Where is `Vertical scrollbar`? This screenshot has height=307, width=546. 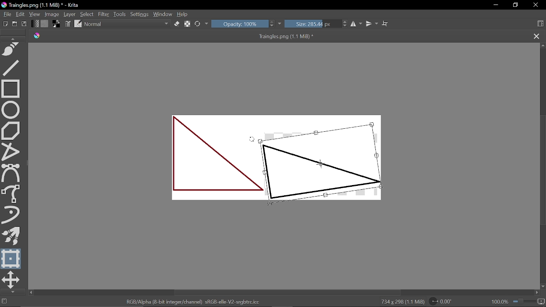 Vertical scrollbar is located at coordinates (542, 169).